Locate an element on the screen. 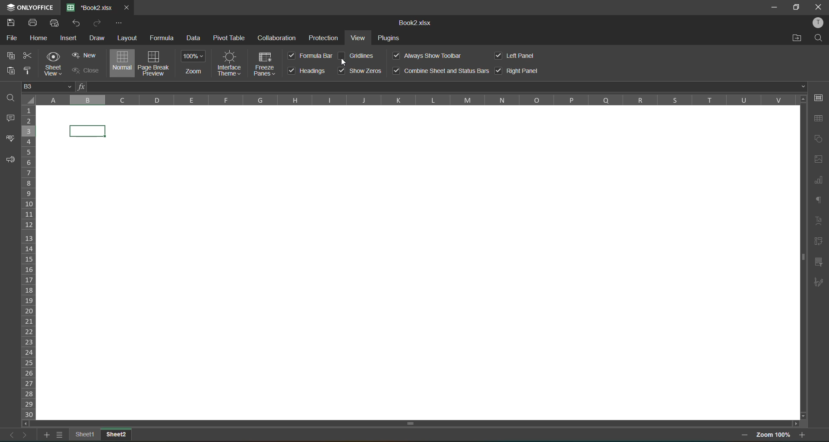 Image resolution: width=829 pixels, height=442 pixels. data is located at coordinates (196, 39).